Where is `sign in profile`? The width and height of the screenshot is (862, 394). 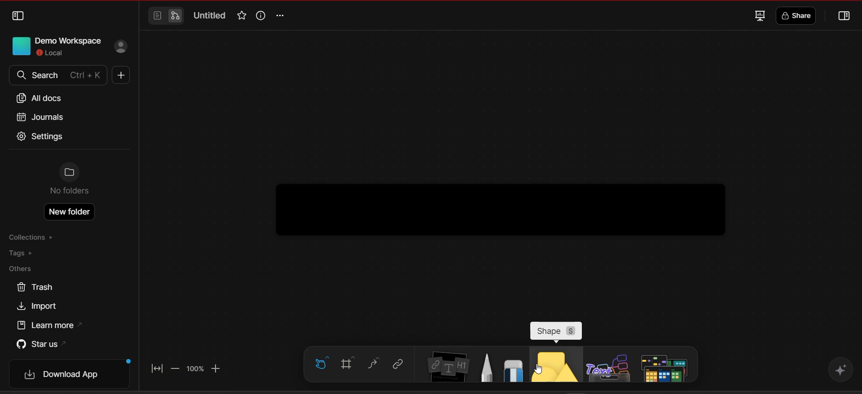 sign in profile is located at coordinates (122, 47).